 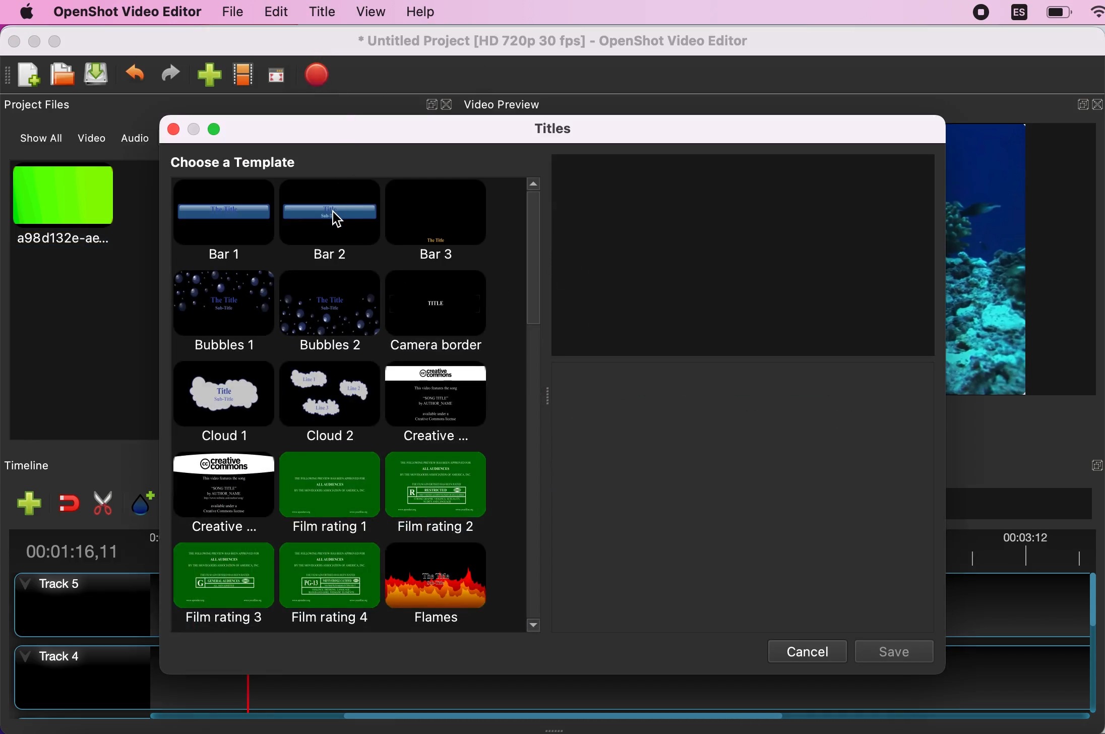 What do you see at coordinates (370, 12) in the screenshot?
I see `view` at bounding box center [370, 12].